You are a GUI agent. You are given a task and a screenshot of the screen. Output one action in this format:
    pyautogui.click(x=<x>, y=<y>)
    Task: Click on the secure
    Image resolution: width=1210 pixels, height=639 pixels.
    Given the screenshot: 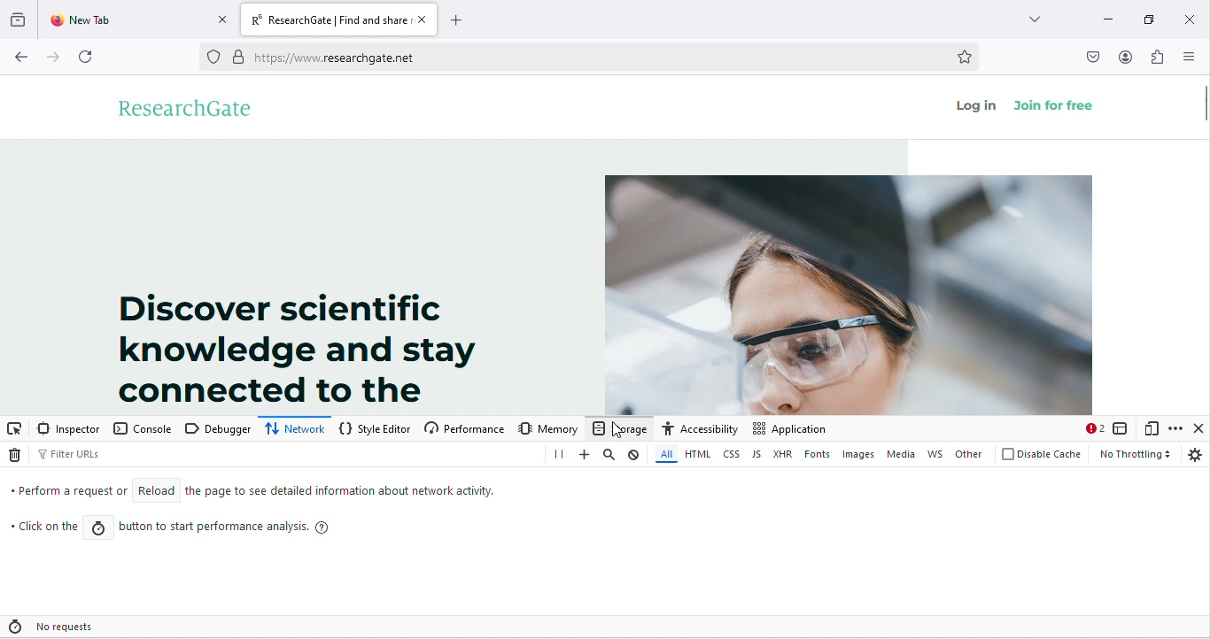 What is the action you would take?
    pyautogui.click(x=237, y=58)
    